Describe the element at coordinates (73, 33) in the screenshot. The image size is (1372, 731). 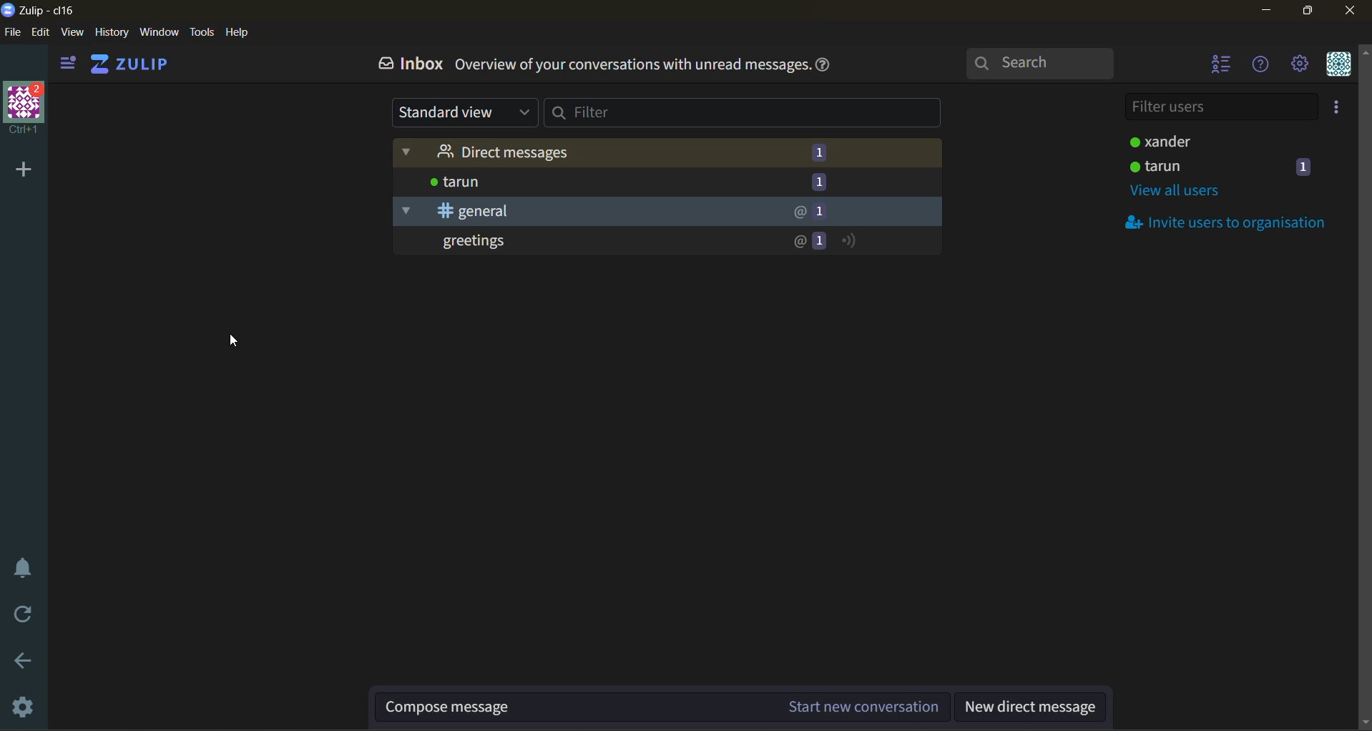
I see `view` at that location.